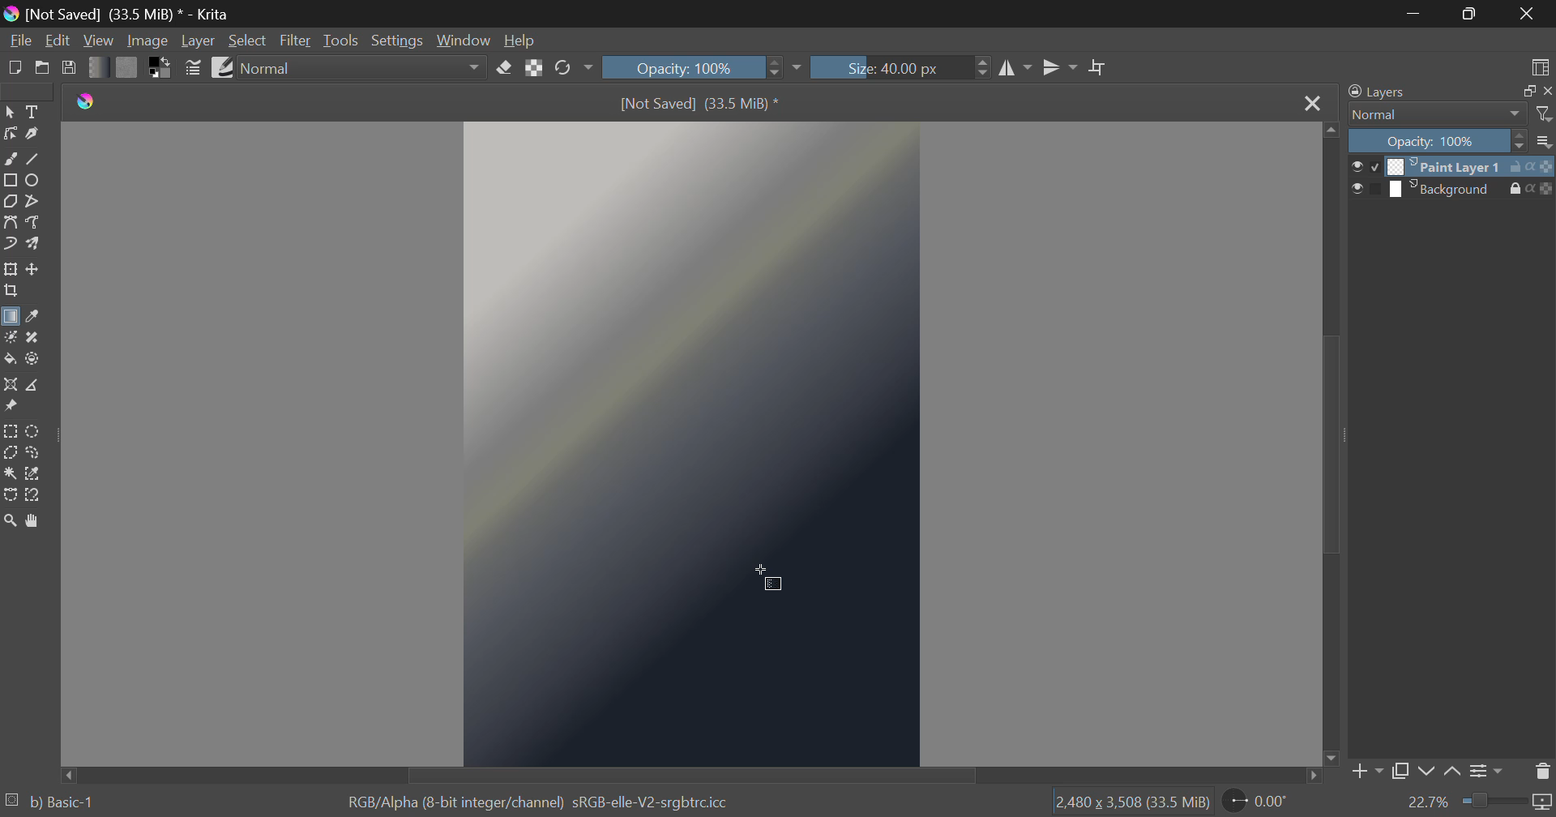 The width and height of the screenshot is (1556, 817). I want to click on Rectangle, so click(10, 180).